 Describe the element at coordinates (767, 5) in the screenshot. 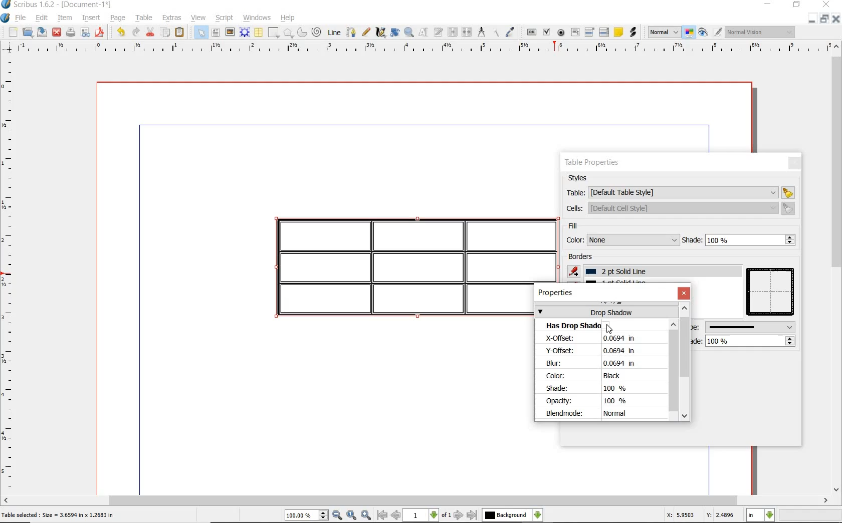

I see `MINIMIZE` at that location.